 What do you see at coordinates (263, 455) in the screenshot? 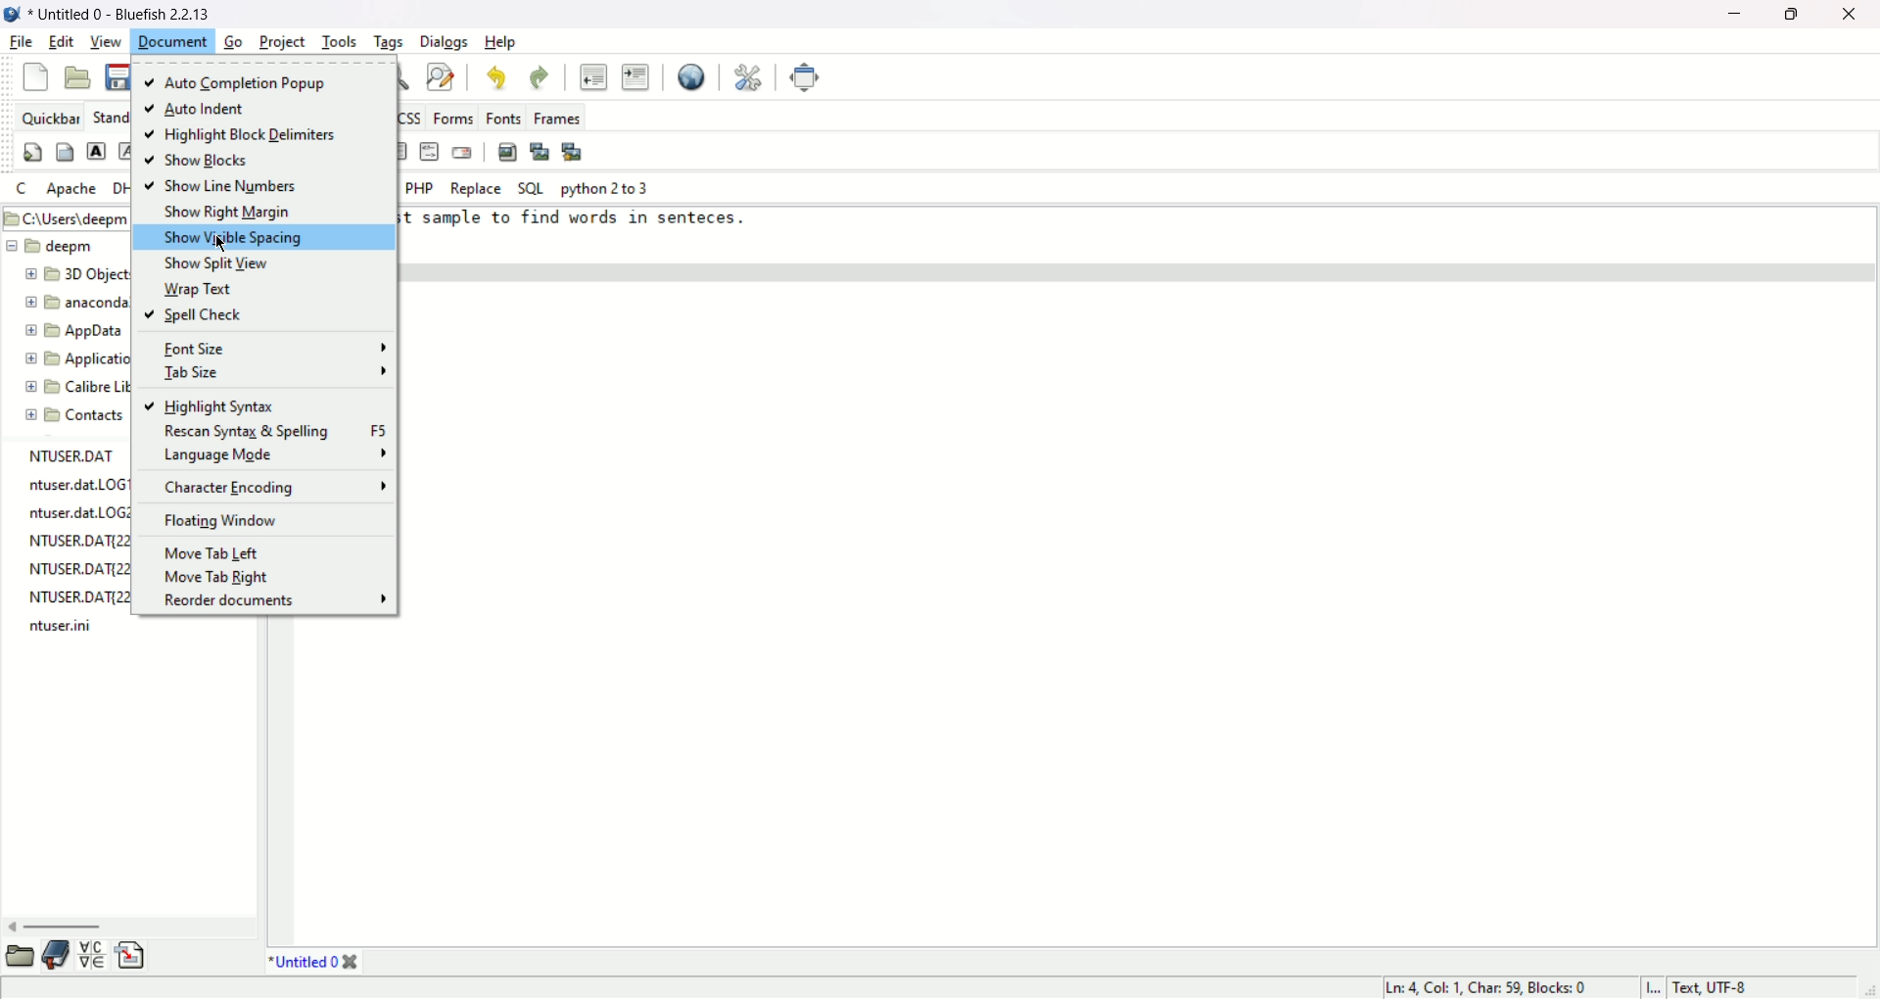
I see `language mode` at bounding box center [263, 455].